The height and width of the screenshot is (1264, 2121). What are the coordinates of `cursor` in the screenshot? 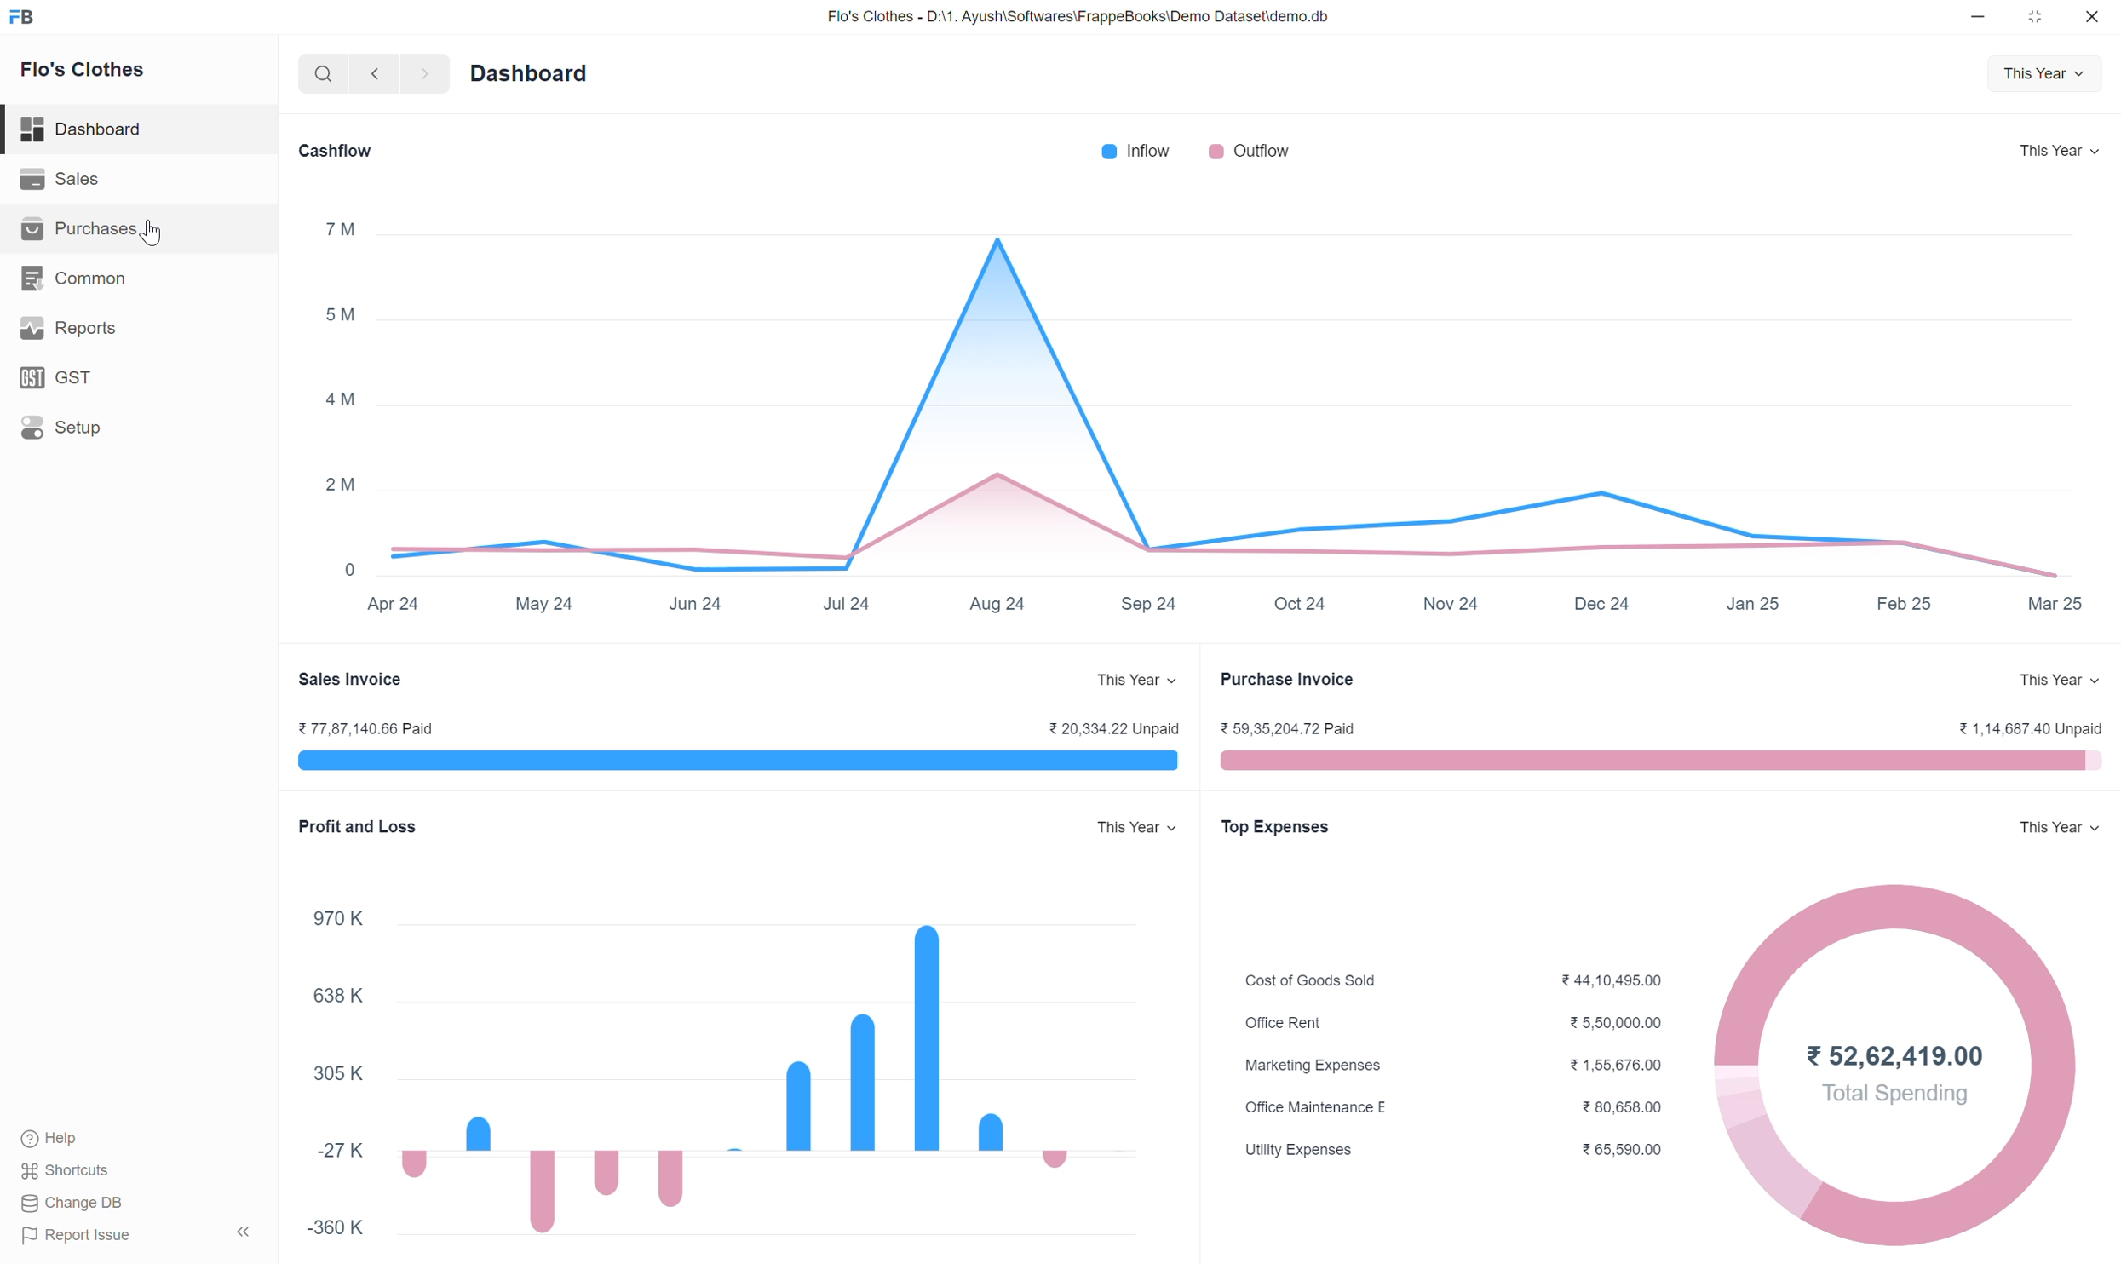 It's located at (160, 233).